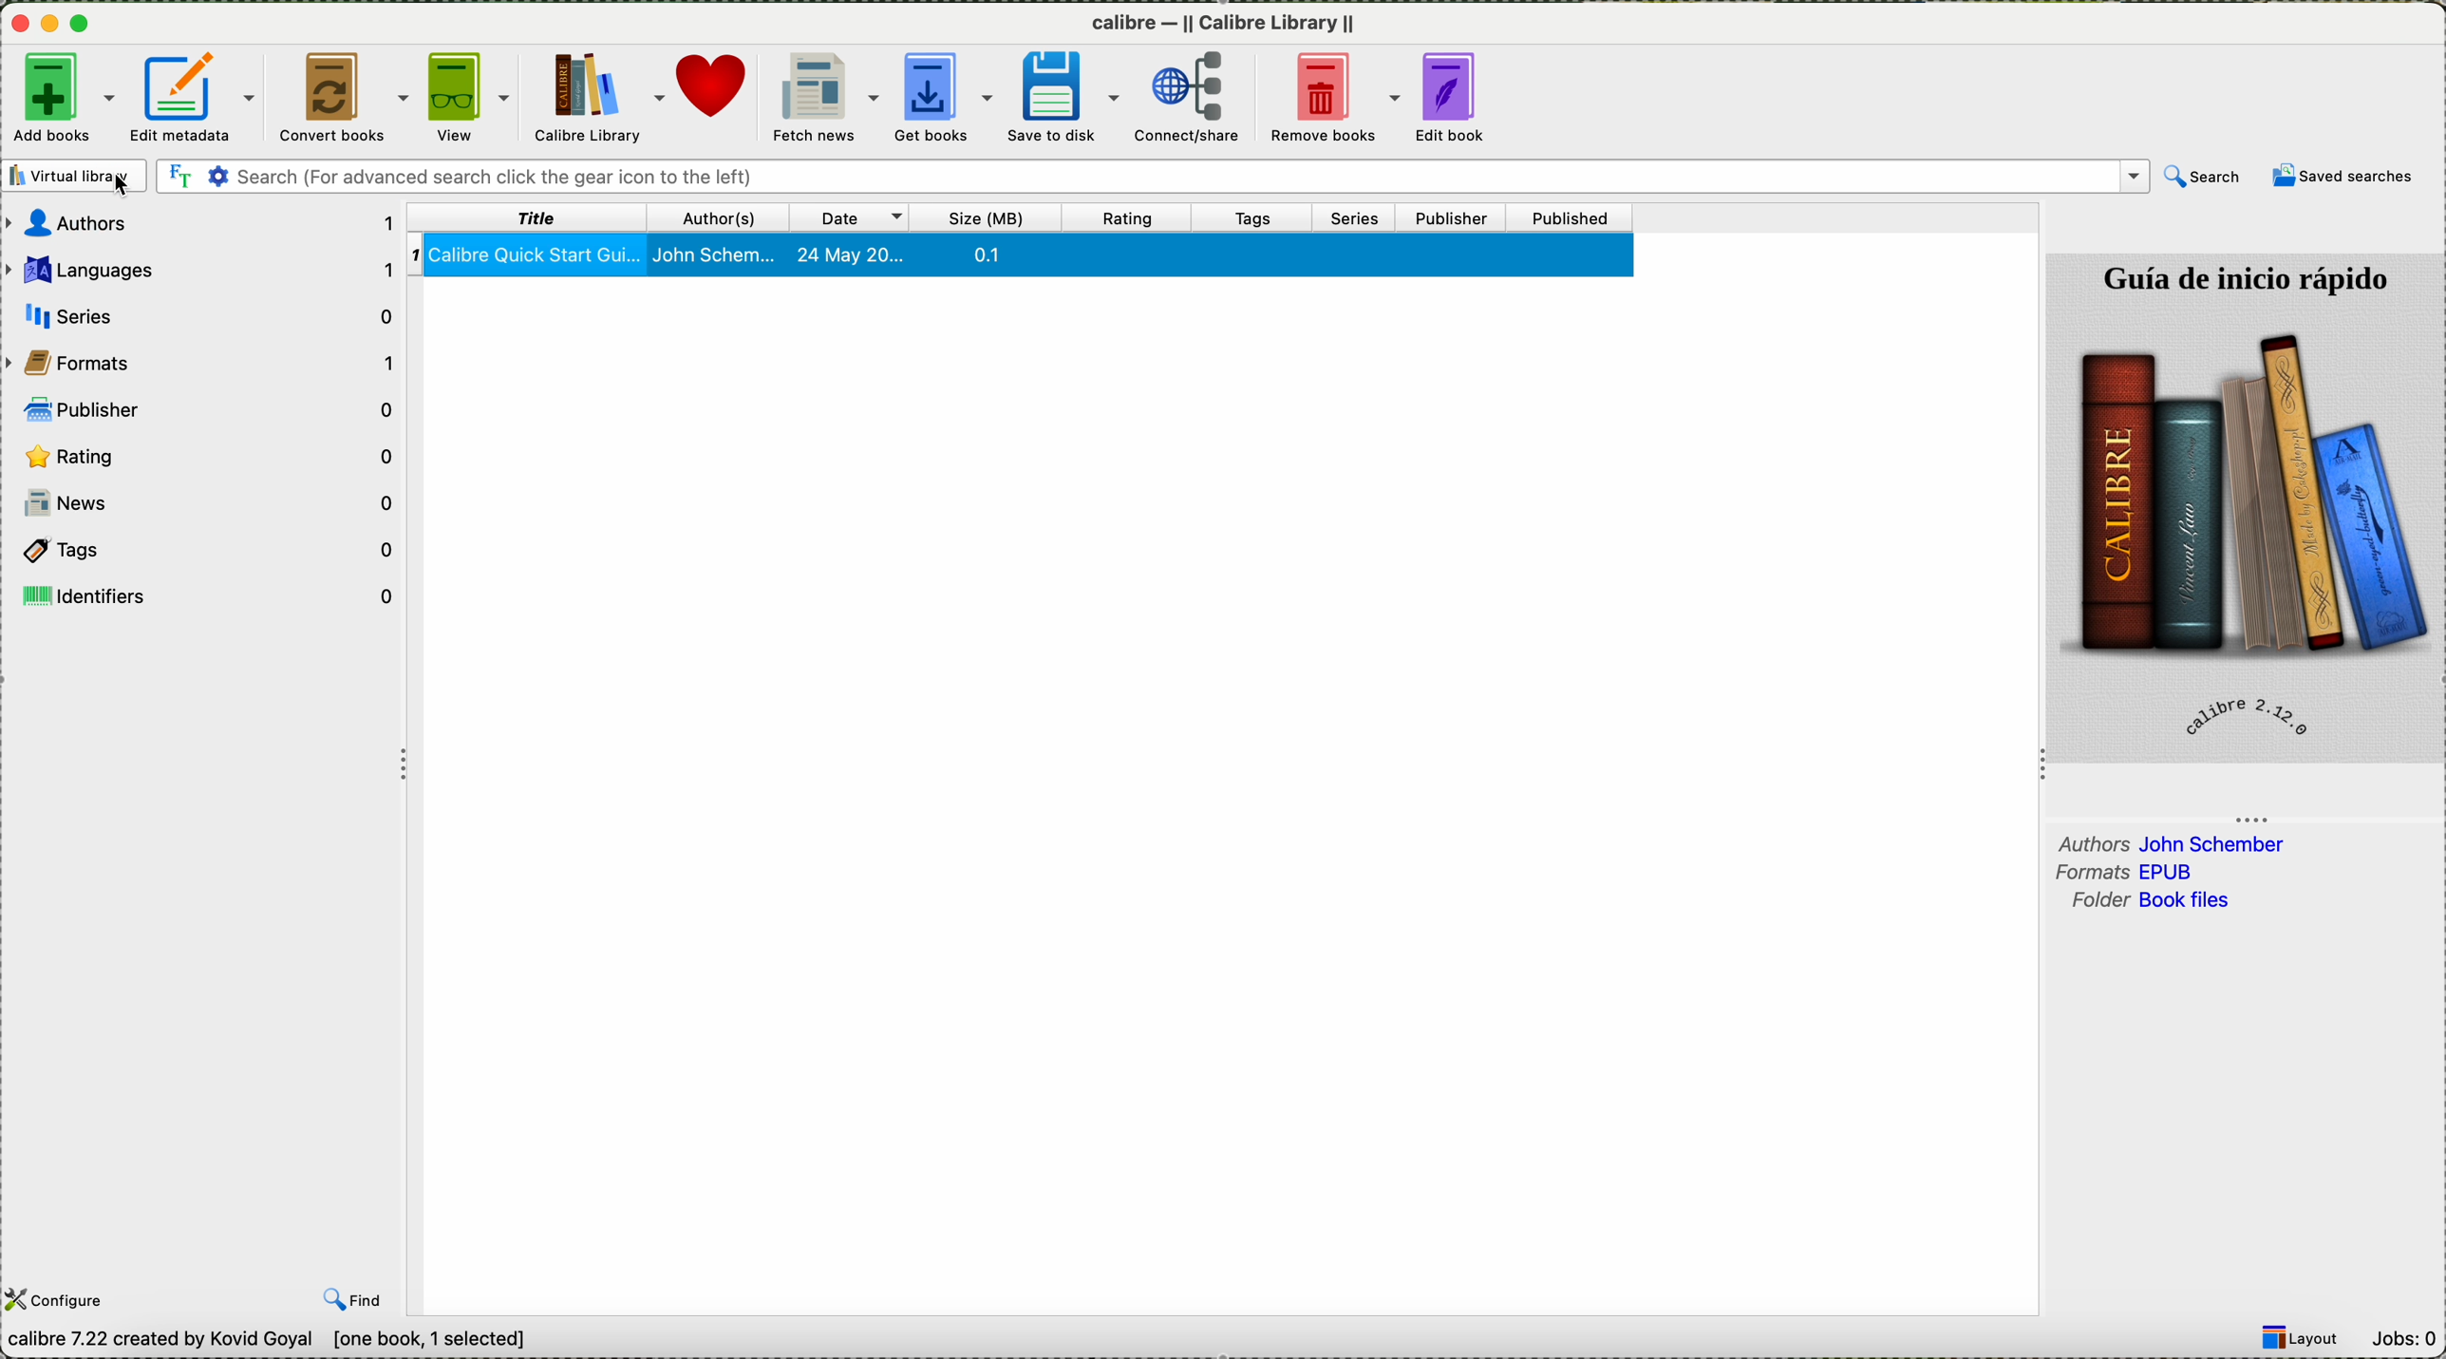  What do you see at coordinates (1342, 99) in the screenshot?
I see `remove books` at bounding box center [1342, 99].